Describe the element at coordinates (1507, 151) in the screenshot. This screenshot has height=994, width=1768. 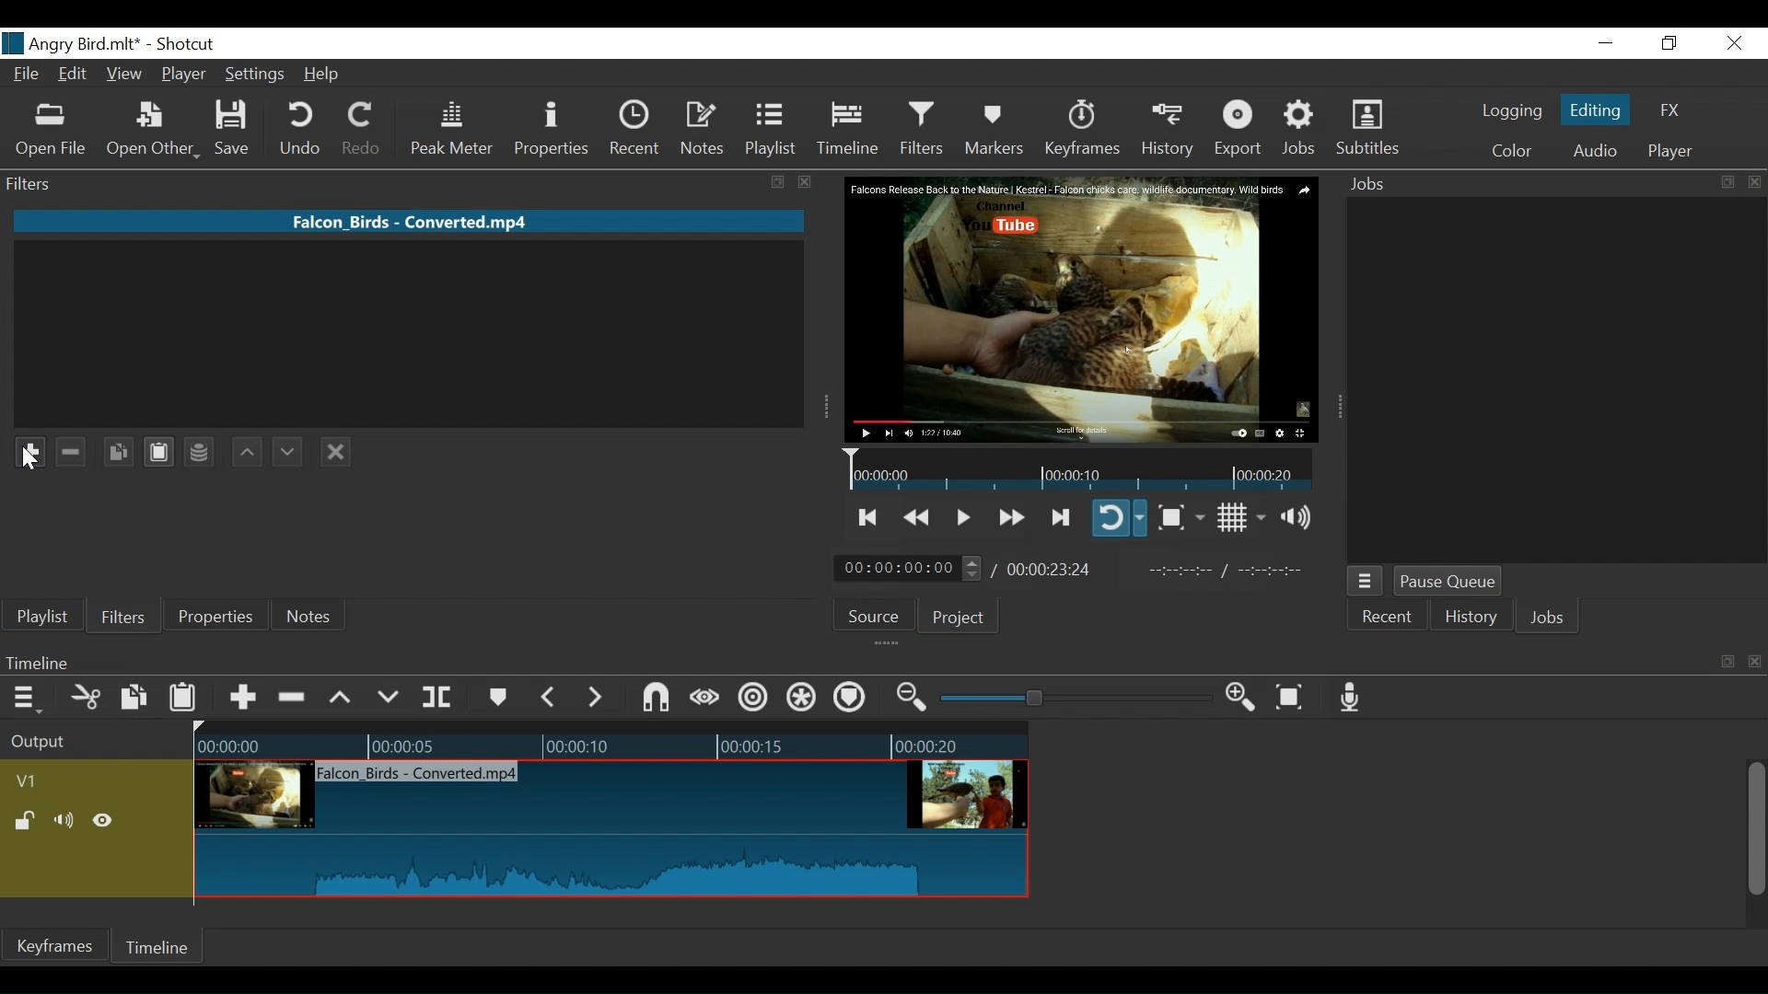
I see `Color` at that location.